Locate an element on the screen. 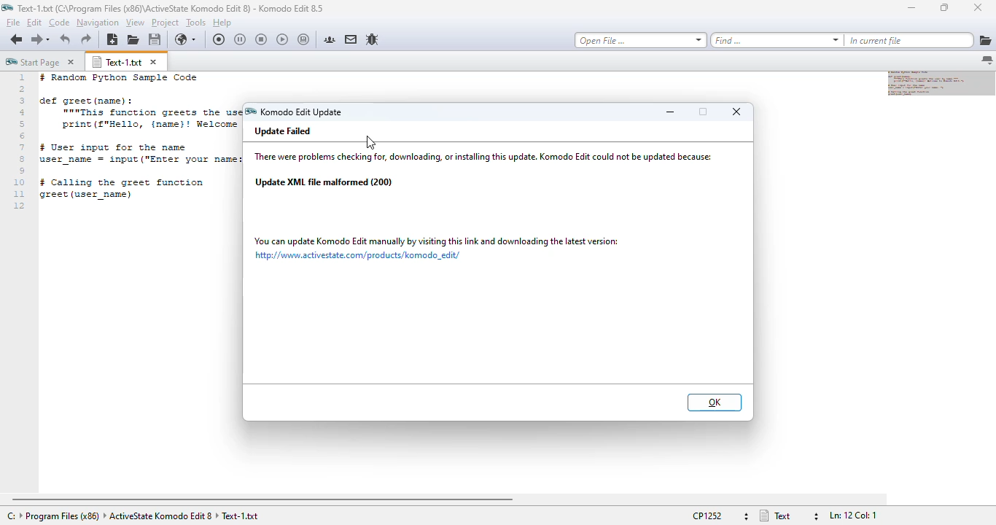 The image size is (996, 525). horizontal scroll bar is located at coordinates (263, 499).